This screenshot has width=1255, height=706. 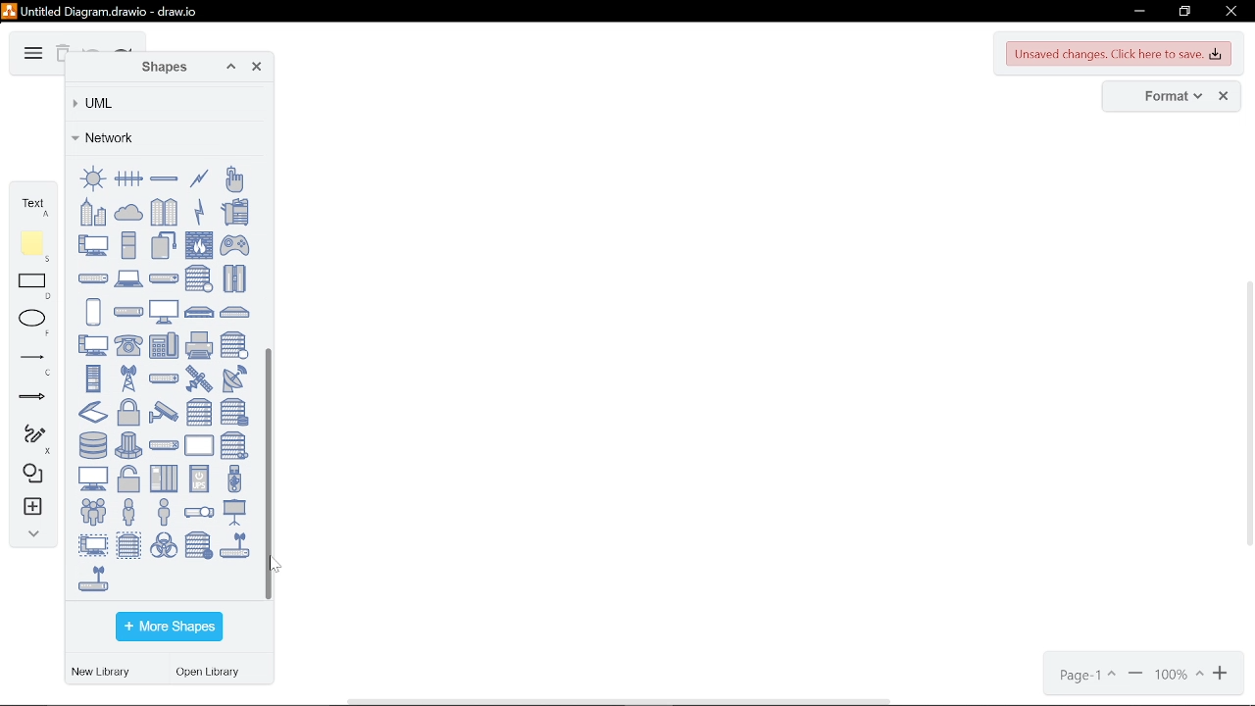 I want to click on gamepad, so click(x=235, y=245).